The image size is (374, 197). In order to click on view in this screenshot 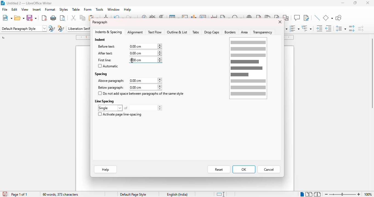, I will do `click(25, 9)`.